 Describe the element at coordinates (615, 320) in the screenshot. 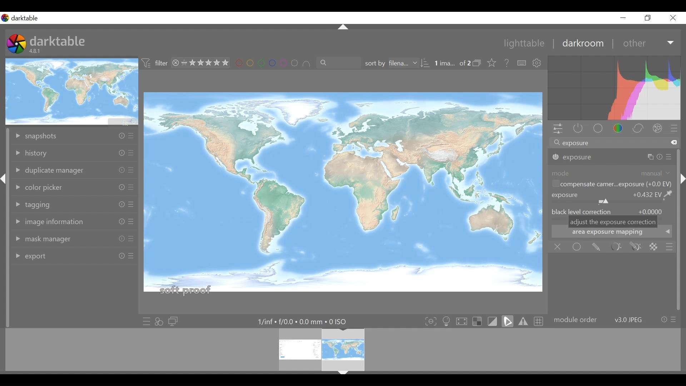

I see `module order` at that location.